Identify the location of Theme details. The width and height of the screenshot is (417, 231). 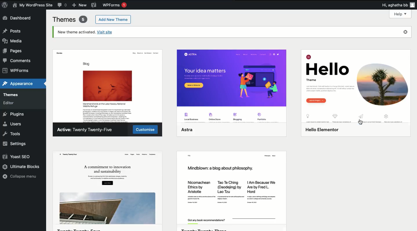
(354, 88).